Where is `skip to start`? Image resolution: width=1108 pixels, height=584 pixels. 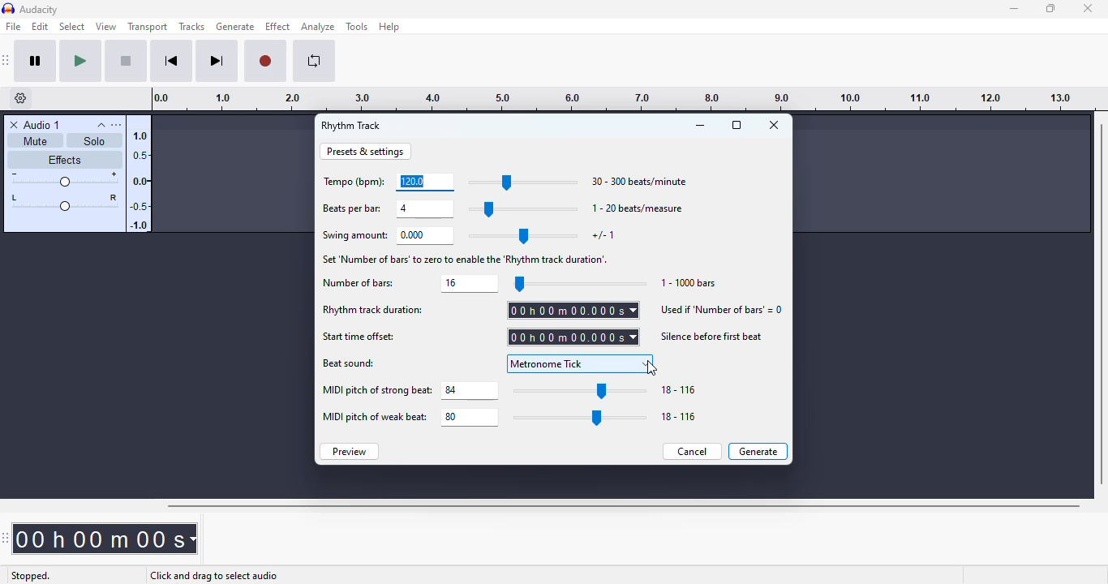
skip to start is located at coordinates (172, 61).